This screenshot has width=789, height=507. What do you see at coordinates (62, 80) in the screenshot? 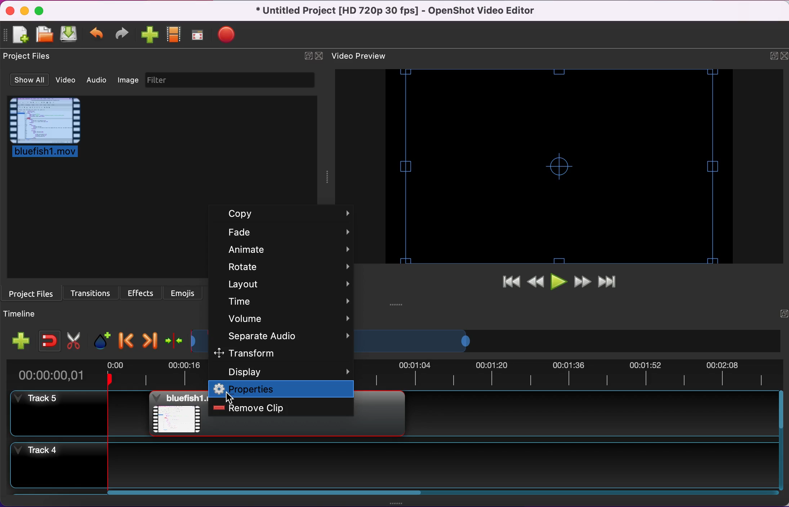
I see `video` at bounding box center [62, 80].